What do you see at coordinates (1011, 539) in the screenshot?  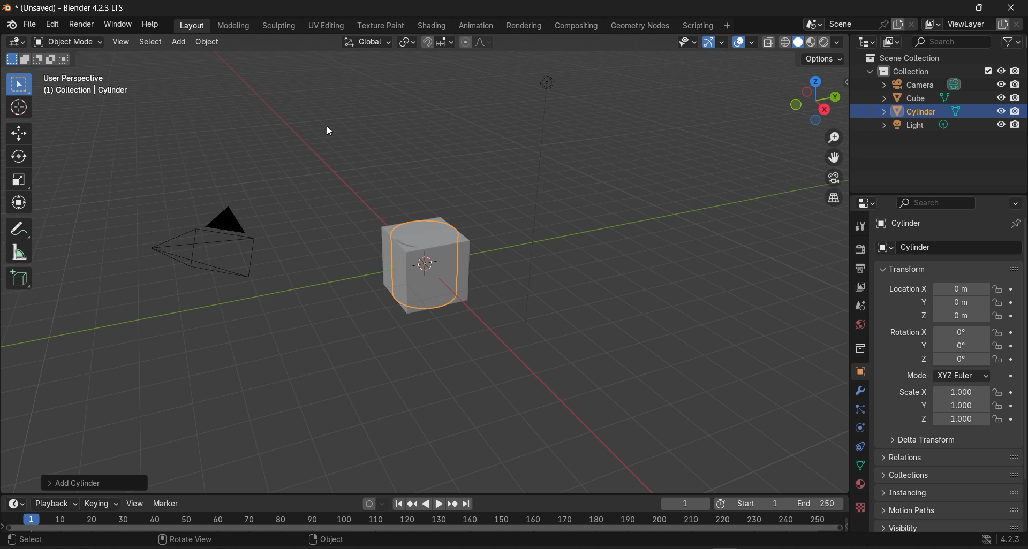 I see `4.2.3` at bounding box center [1011, 539].